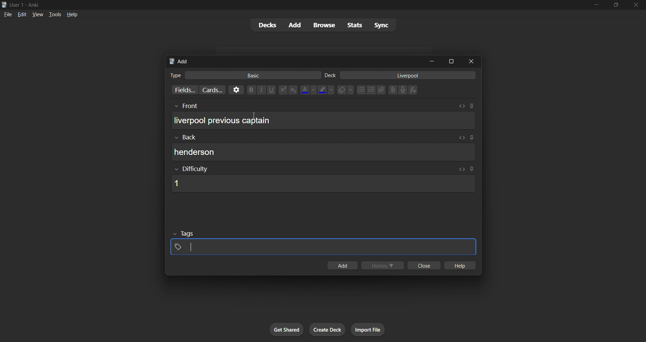 This screenshot has width=646, height=342. Describe the element at coordinates (415, 90) in the screenshot. I see `function` at that location.